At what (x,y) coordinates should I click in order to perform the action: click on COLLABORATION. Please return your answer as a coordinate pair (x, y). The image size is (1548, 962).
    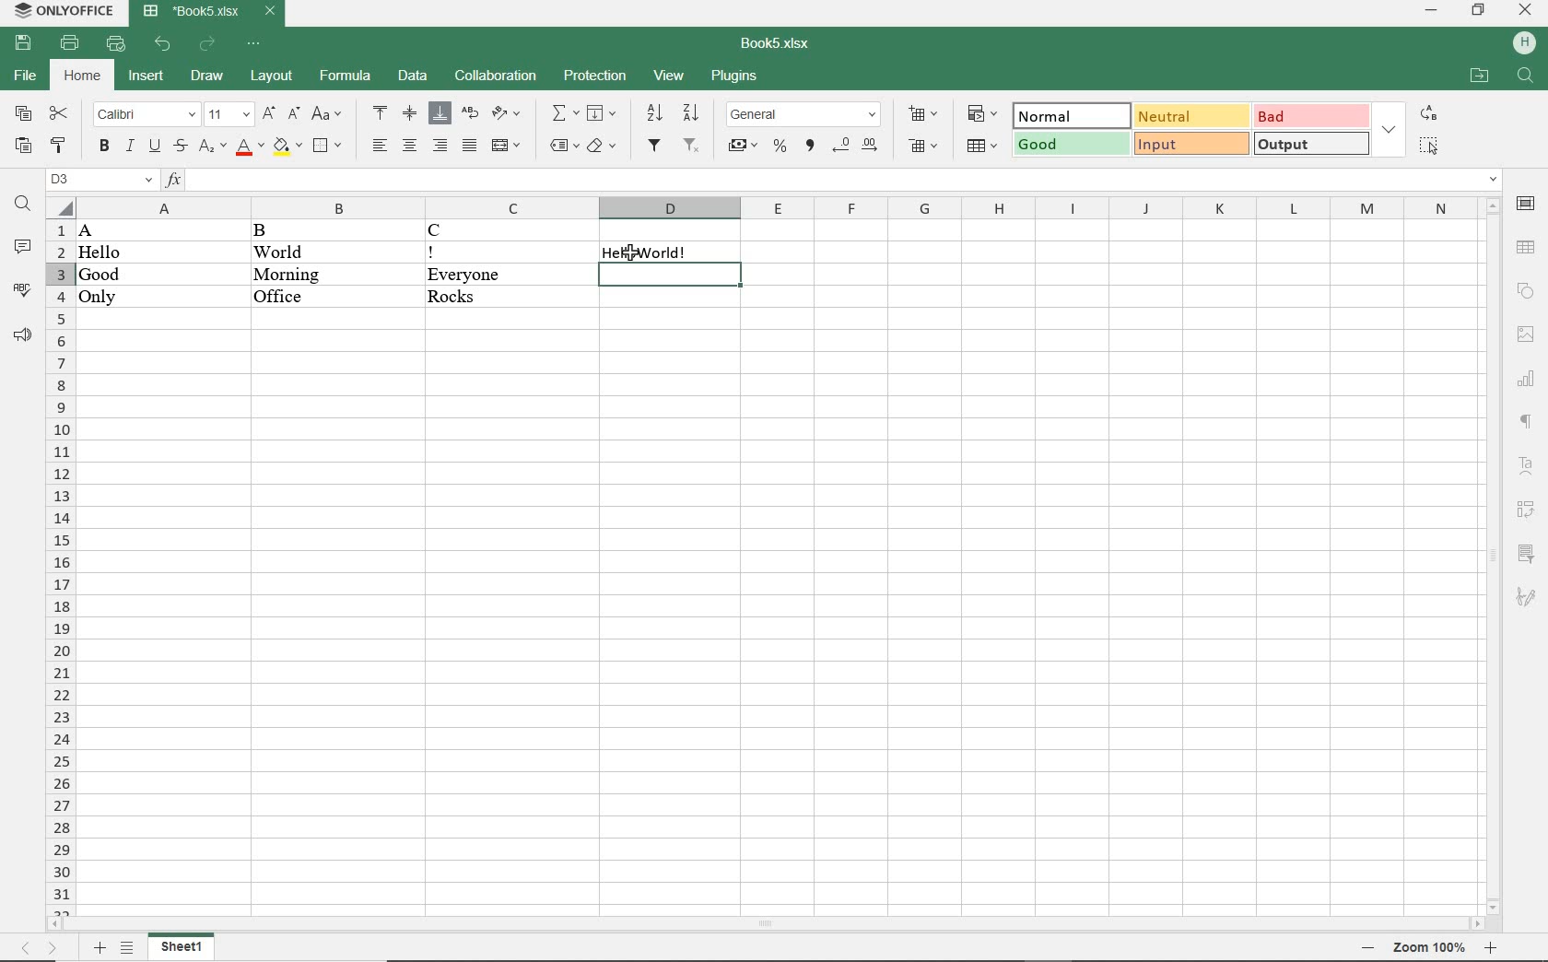
    Looking at the image, I should click on (494, 76).